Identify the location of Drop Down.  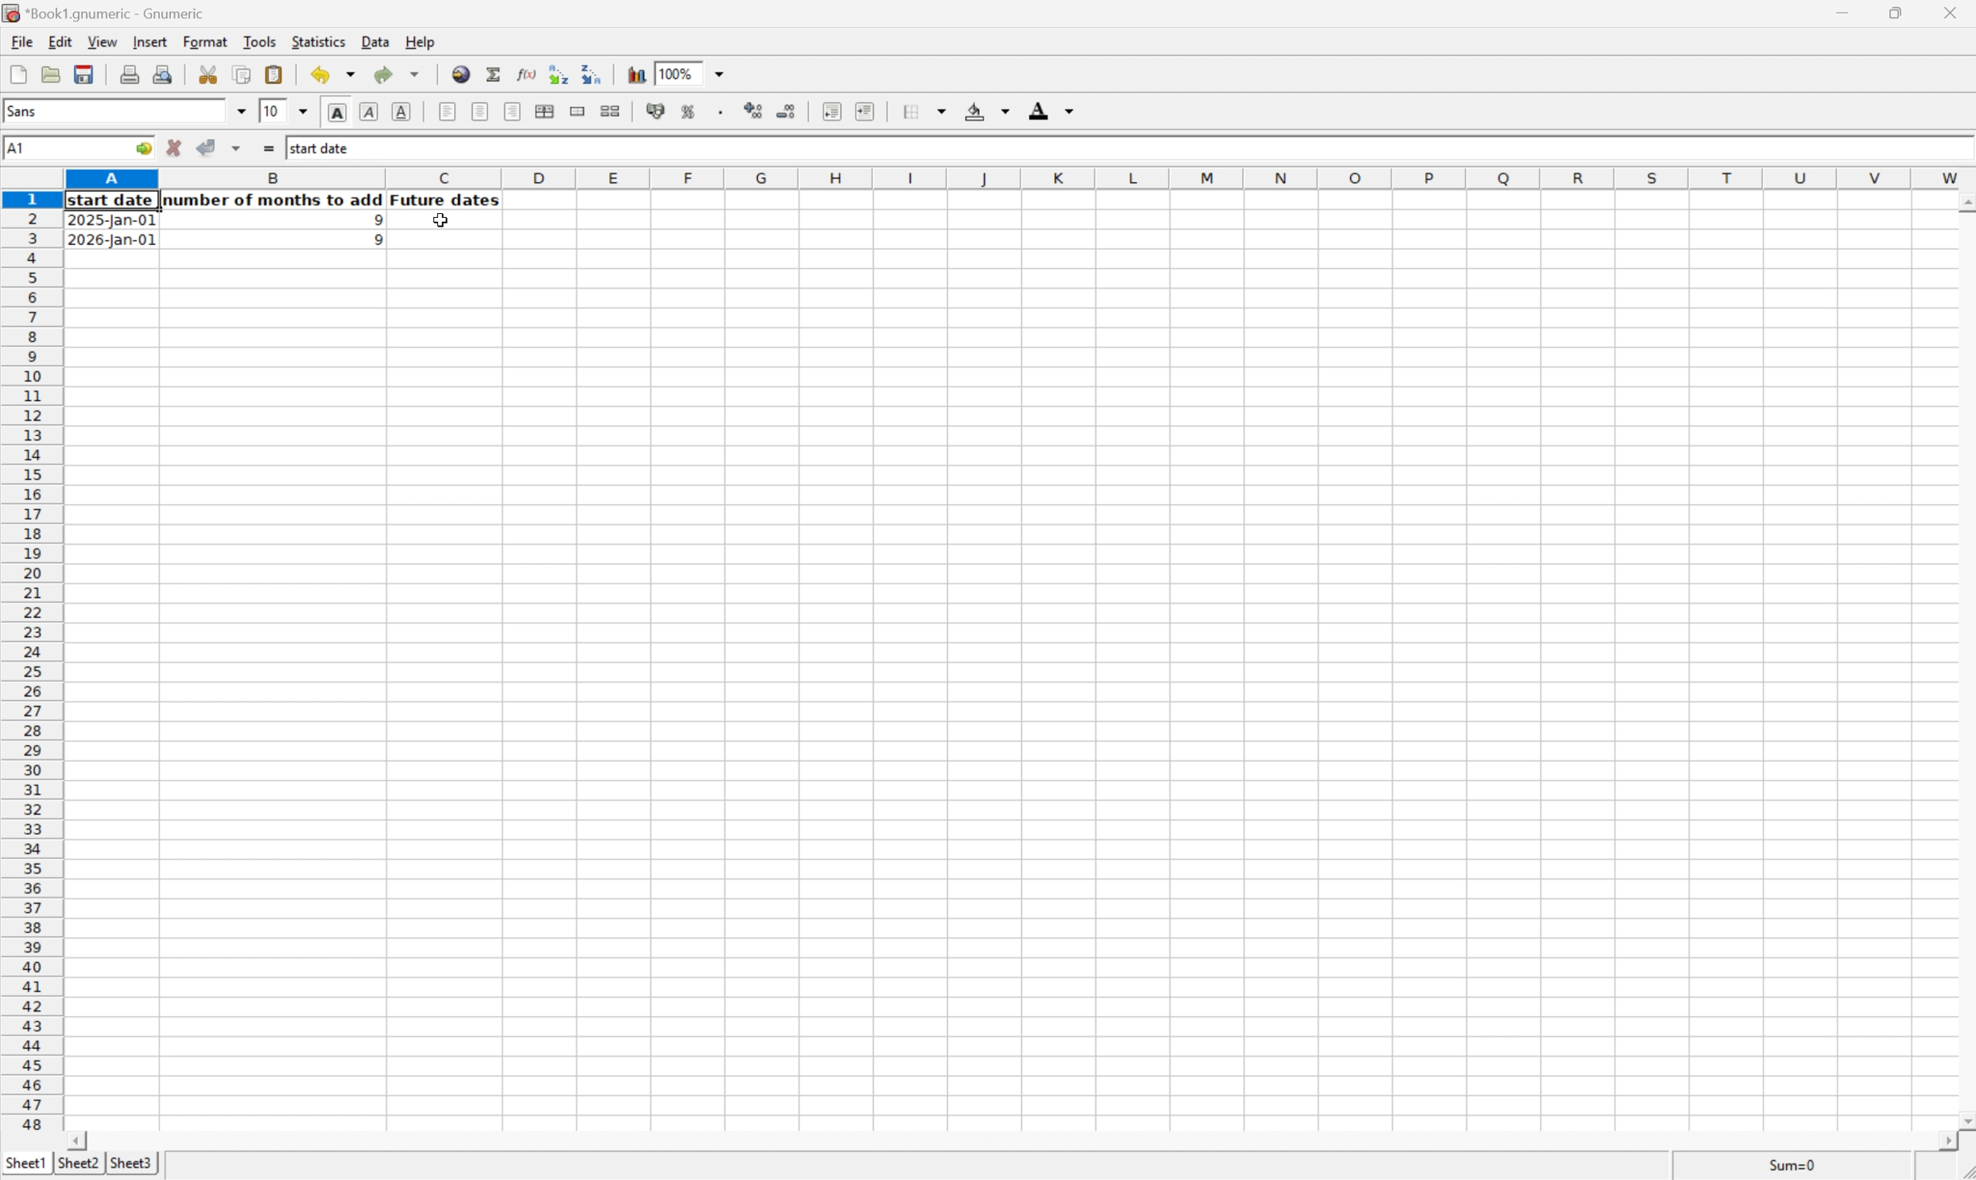
(243, 111).